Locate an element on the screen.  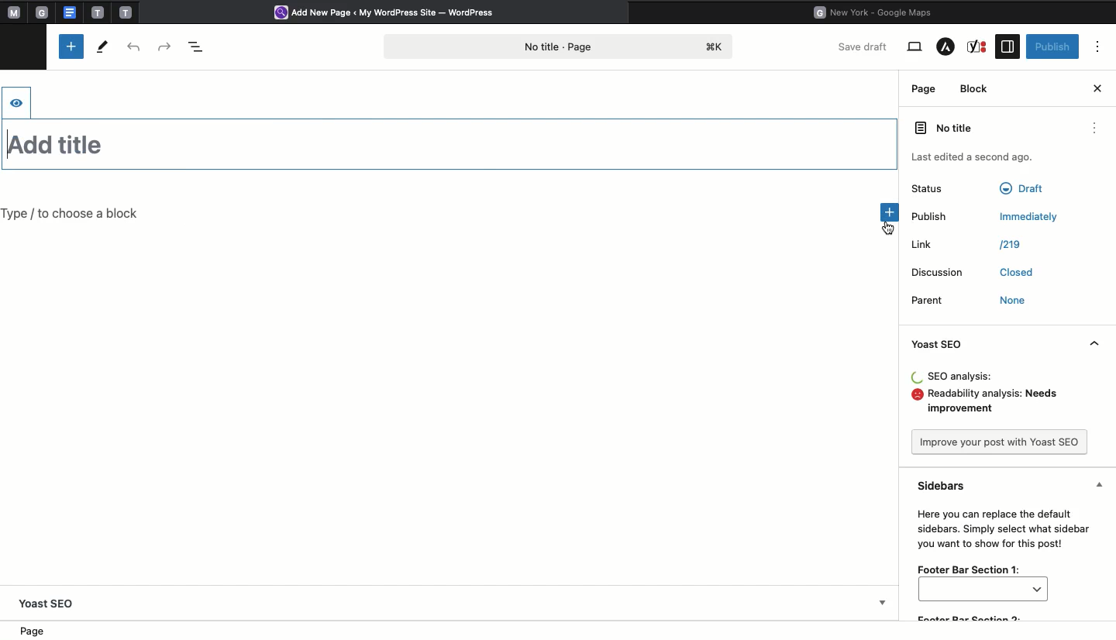
Discussion is located at coordinates (973, 273).